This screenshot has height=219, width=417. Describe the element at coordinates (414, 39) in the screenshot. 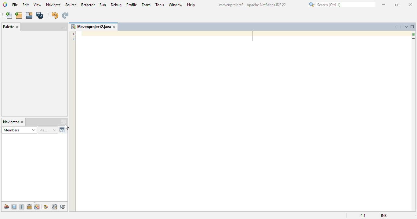

I see `current line` at that location.